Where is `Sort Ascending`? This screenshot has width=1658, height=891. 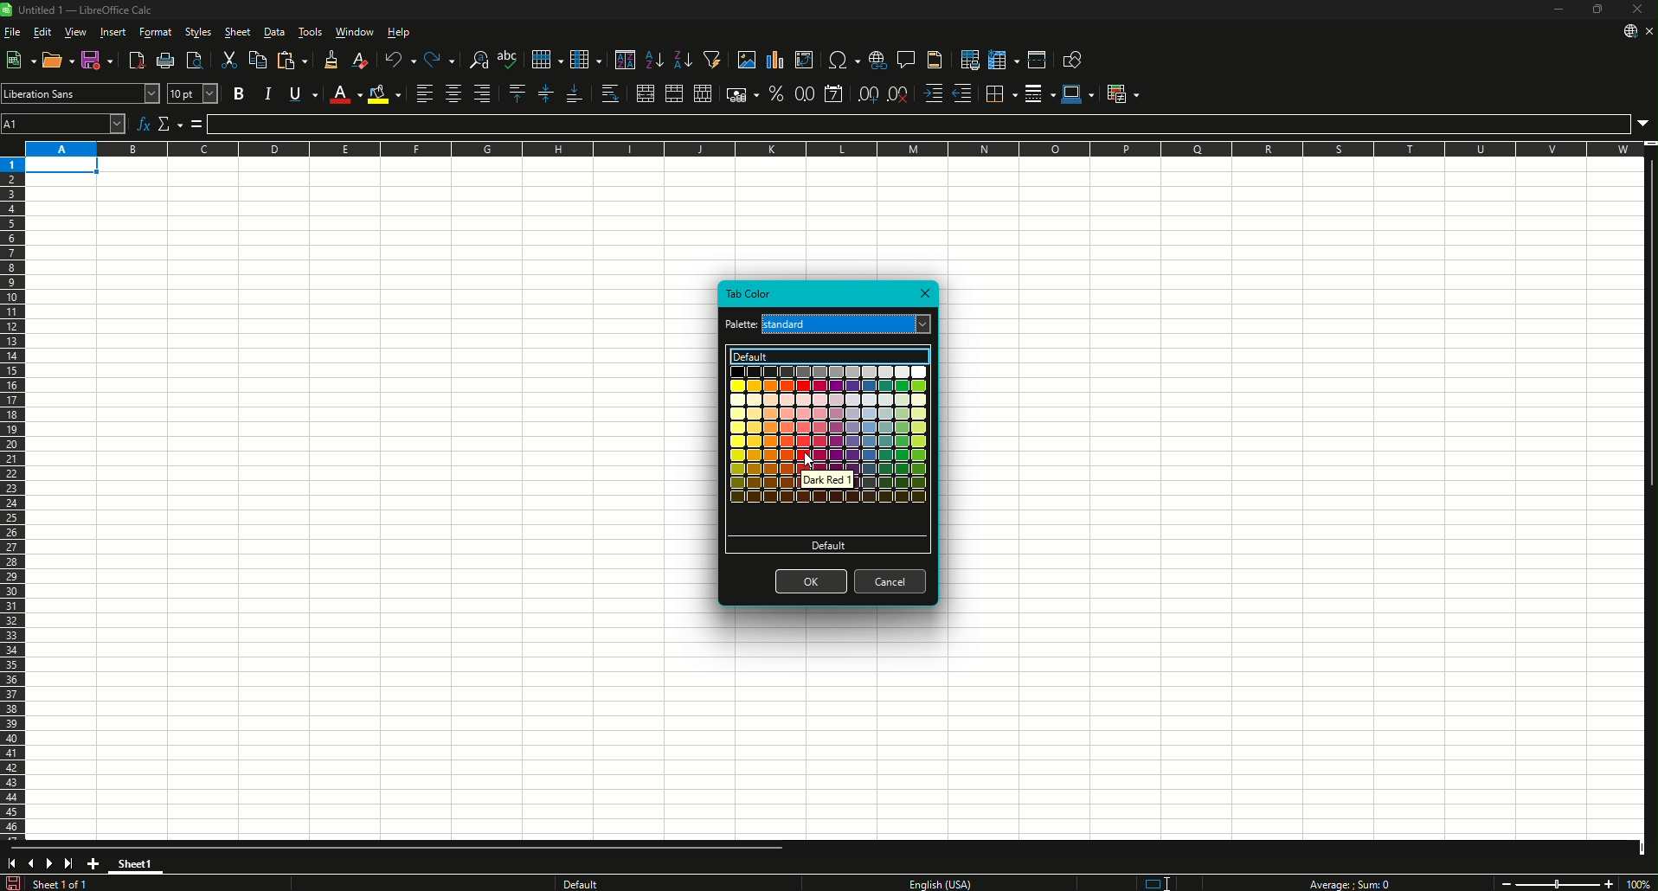
Sort Ascending is located at coordinates (655, 60).